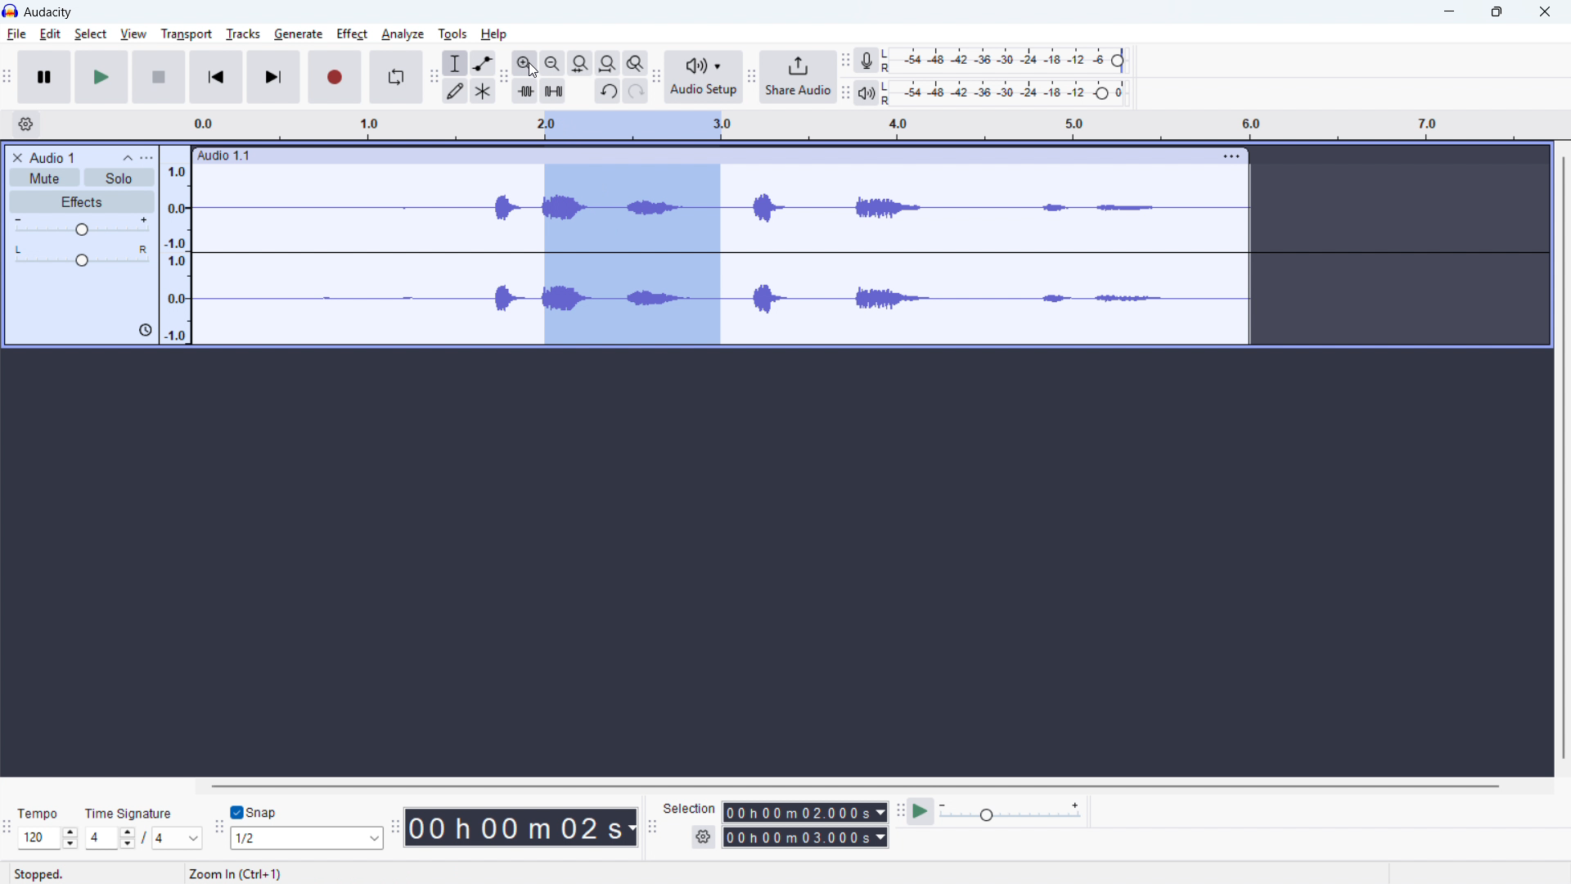  Describe the element at coordinates (144, 838) in the screenshot. I see `Set time signature` at that location.